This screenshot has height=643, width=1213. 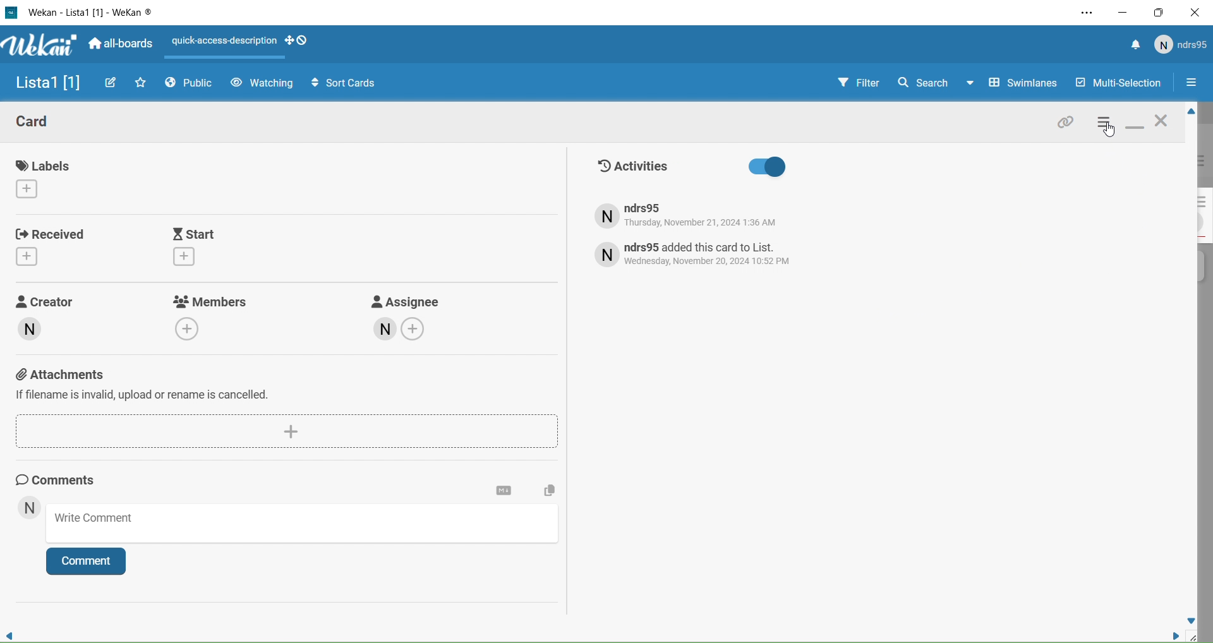 What do you see at coordinates (205, 317) in the screenshot?
I see `Members` at bounding box center [205, 317].